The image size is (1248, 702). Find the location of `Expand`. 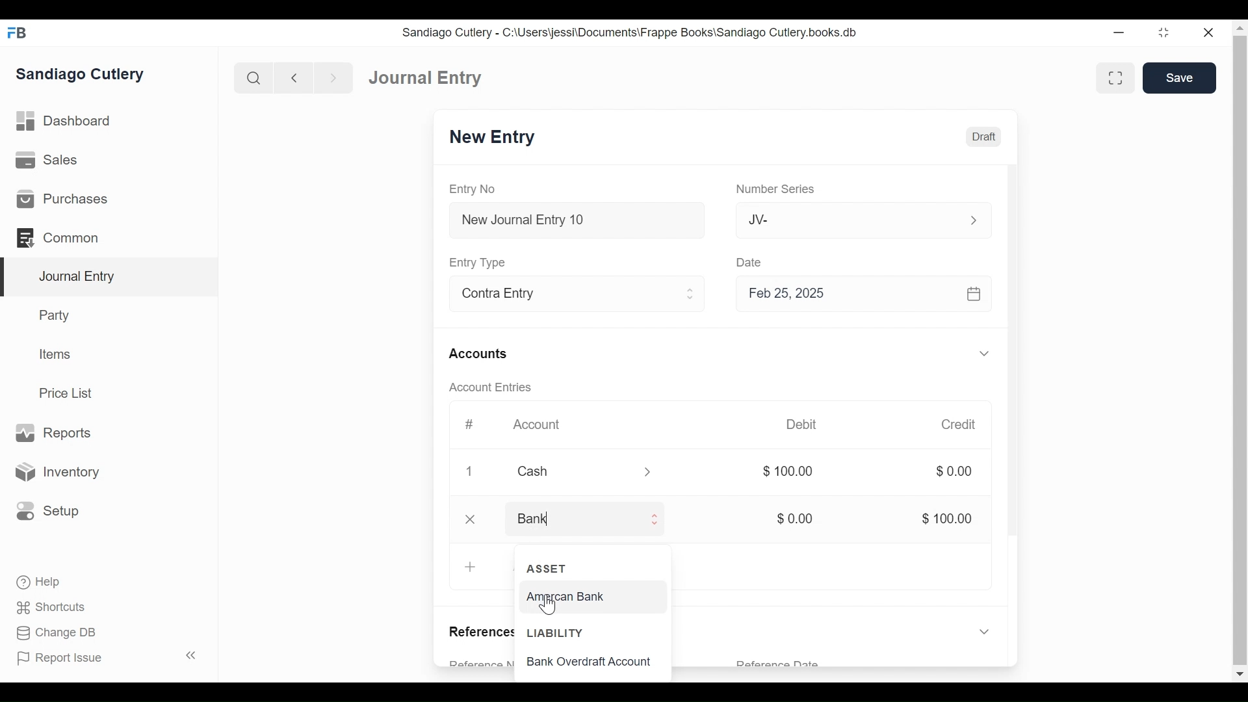

Expand is located at coordinates (987, 630).